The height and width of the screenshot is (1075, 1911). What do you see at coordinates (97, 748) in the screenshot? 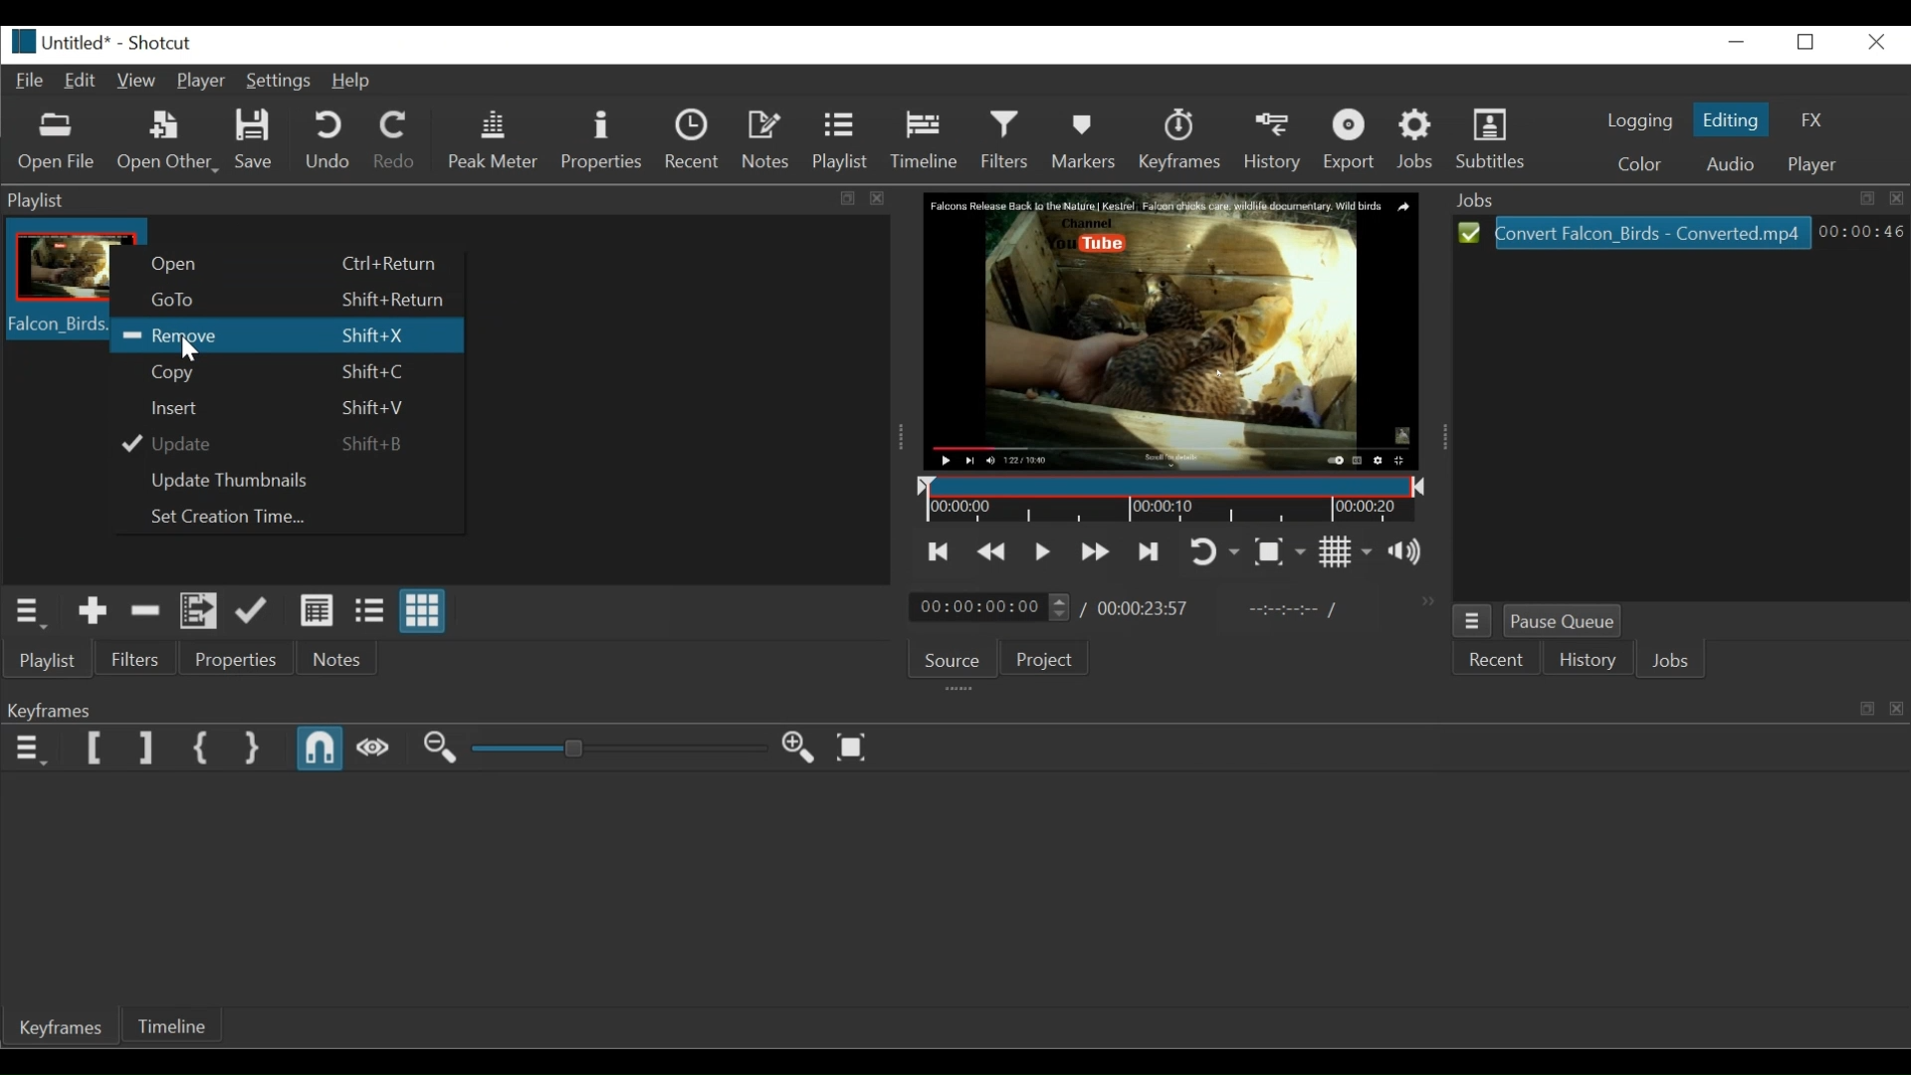
I see `Set Filter Start` at bounding box center [97, 748].